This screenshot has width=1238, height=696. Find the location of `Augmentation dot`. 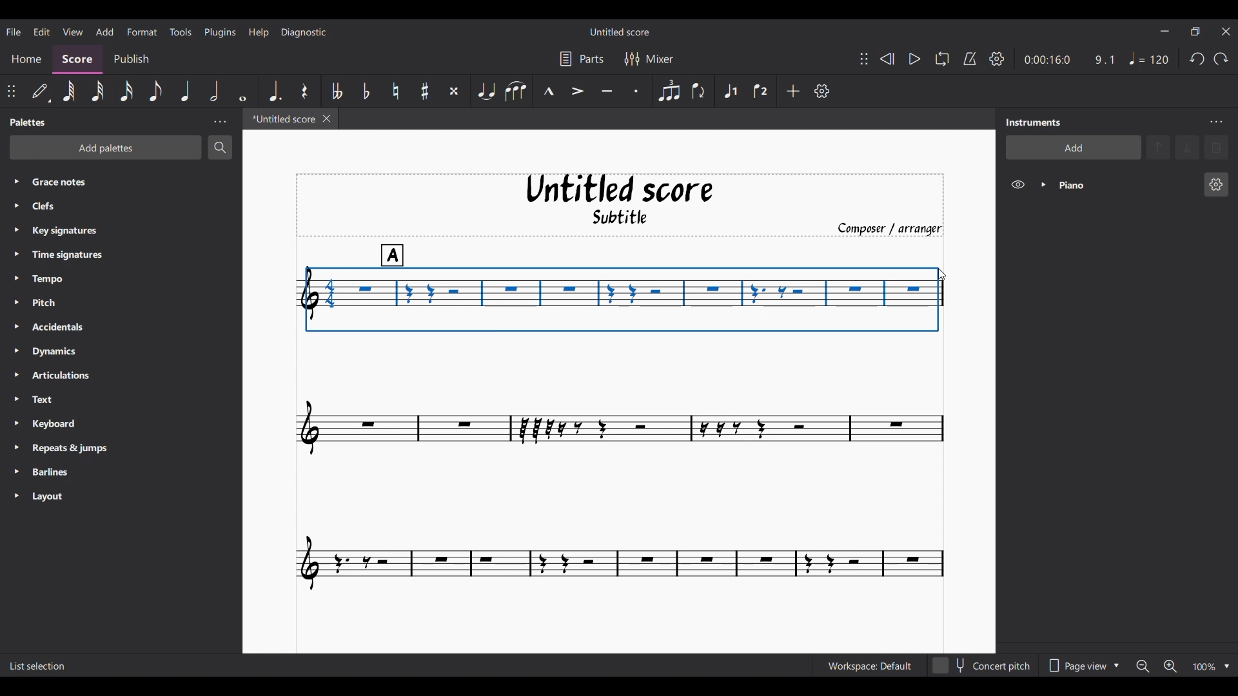

Augmentation dot is located at coordinates (275, 90).